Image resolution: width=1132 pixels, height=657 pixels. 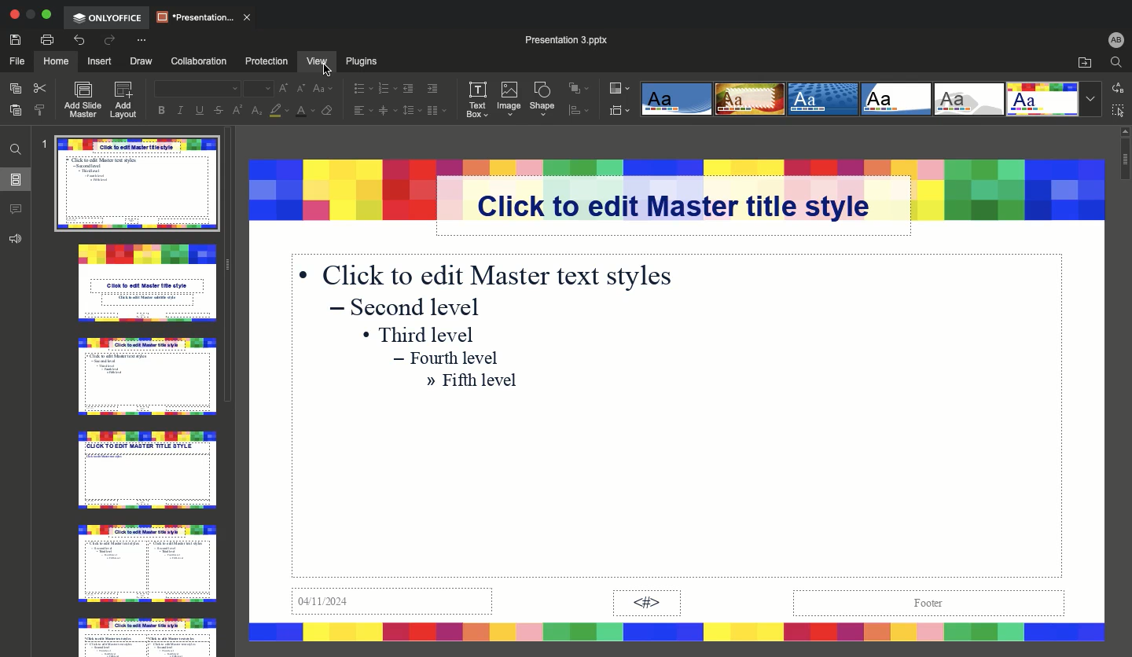 What do you see at coordinates (282, 88) in the screenshot?
I see `Increase font size` at bounding box center [282, 88].